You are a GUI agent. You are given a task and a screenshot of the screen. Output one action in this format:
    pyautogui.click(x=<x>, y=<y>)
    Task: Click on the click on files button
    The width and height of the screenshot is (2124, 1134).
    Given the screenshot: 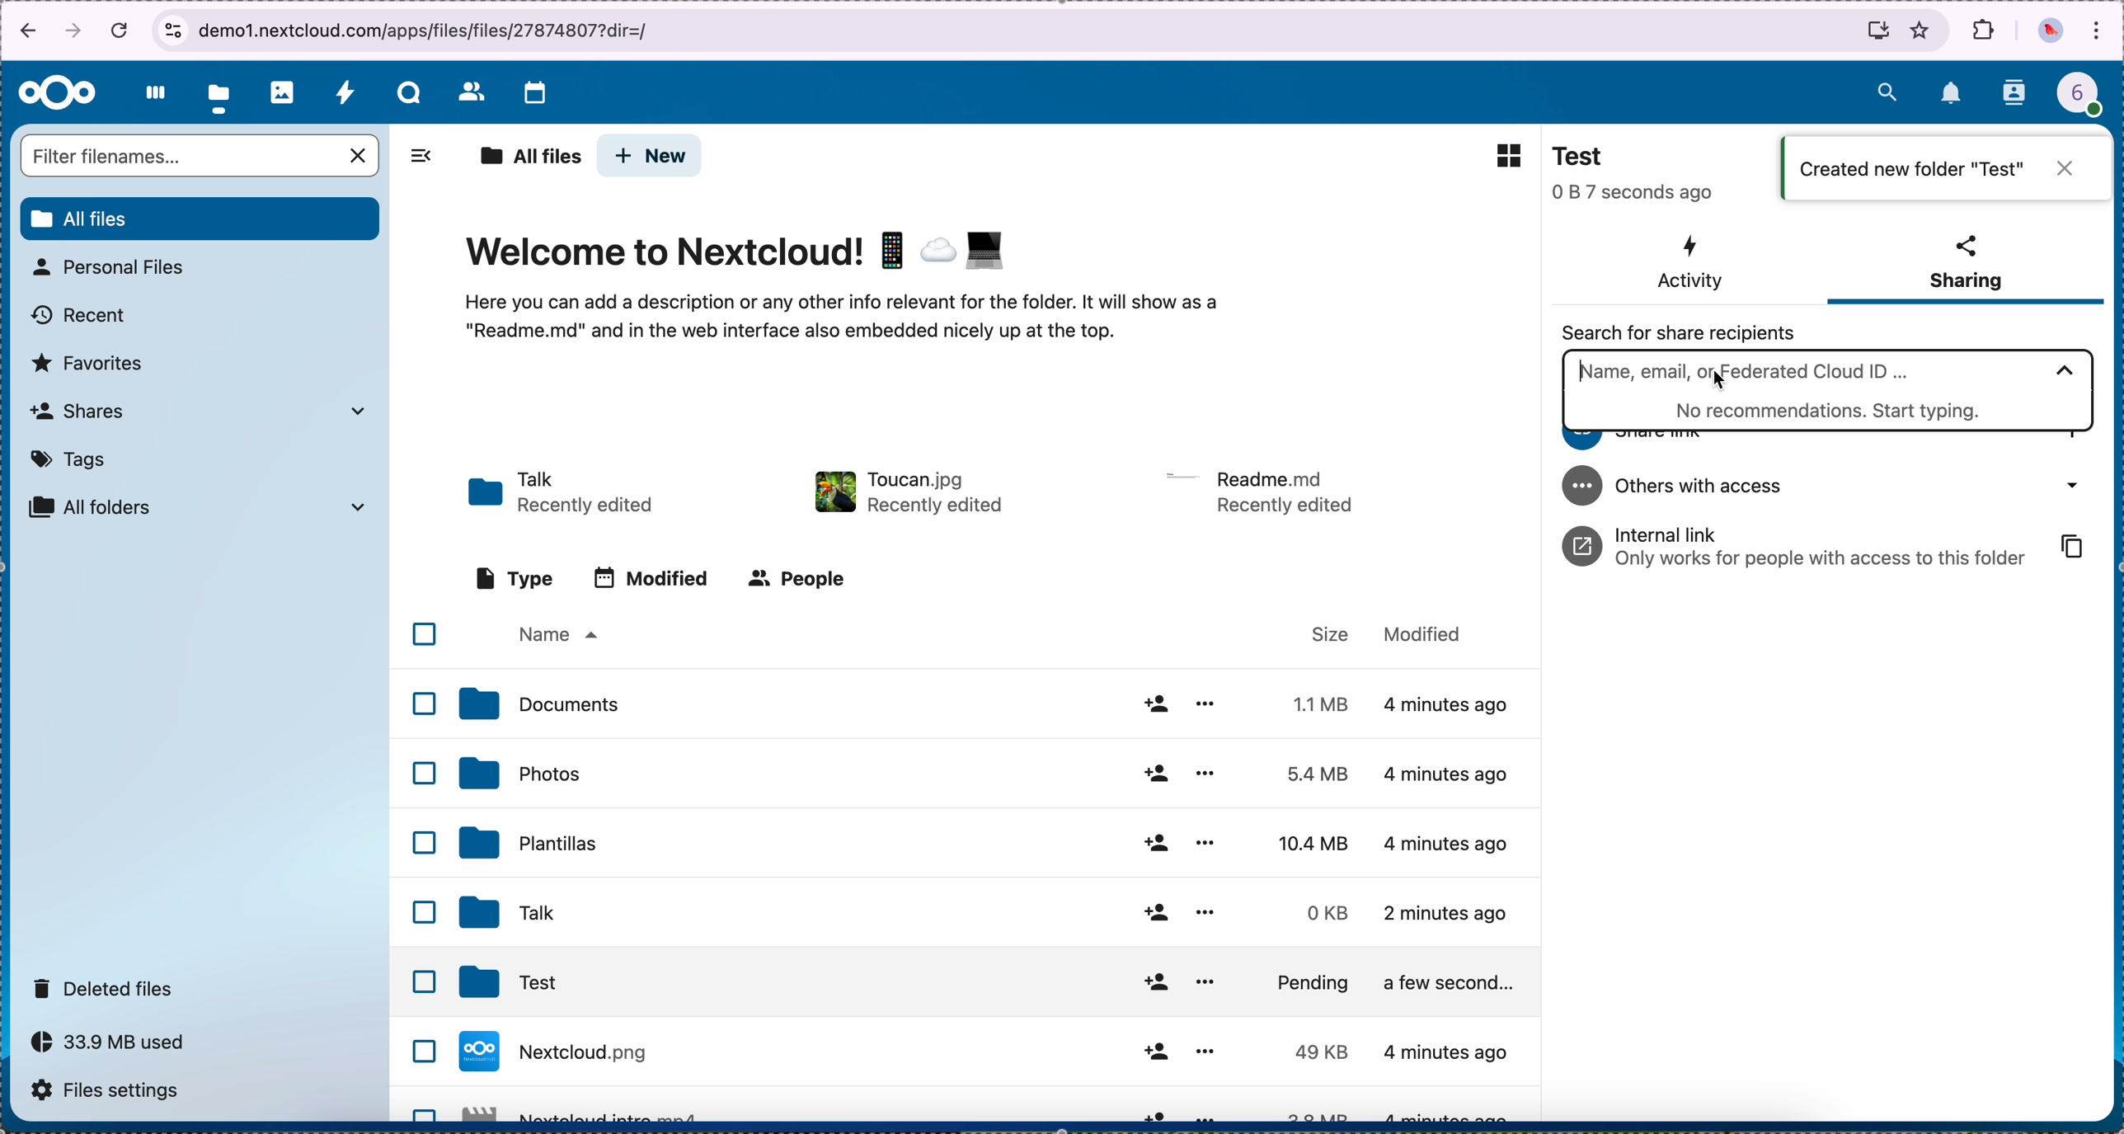 What is the action you would take?
    pyautogui.click(x=222, y=93)
    